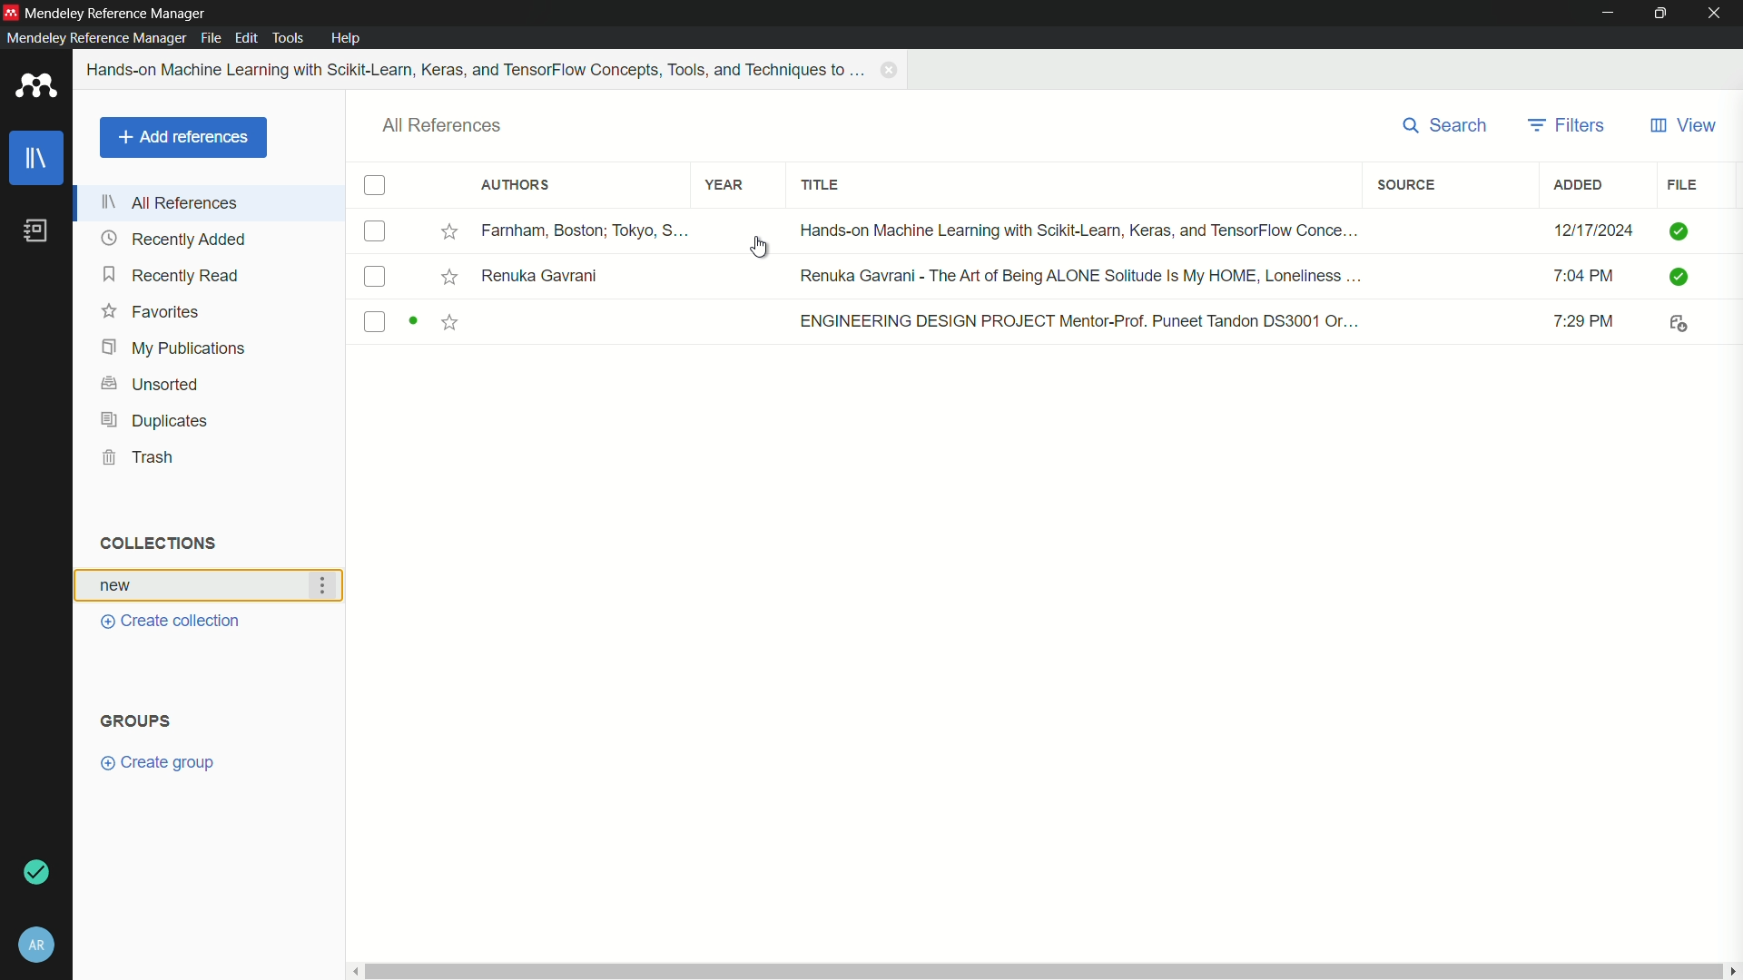 Image resolution: width=1743 pixels, height=980 pixels. I want to click on app name, so click(117, 14).